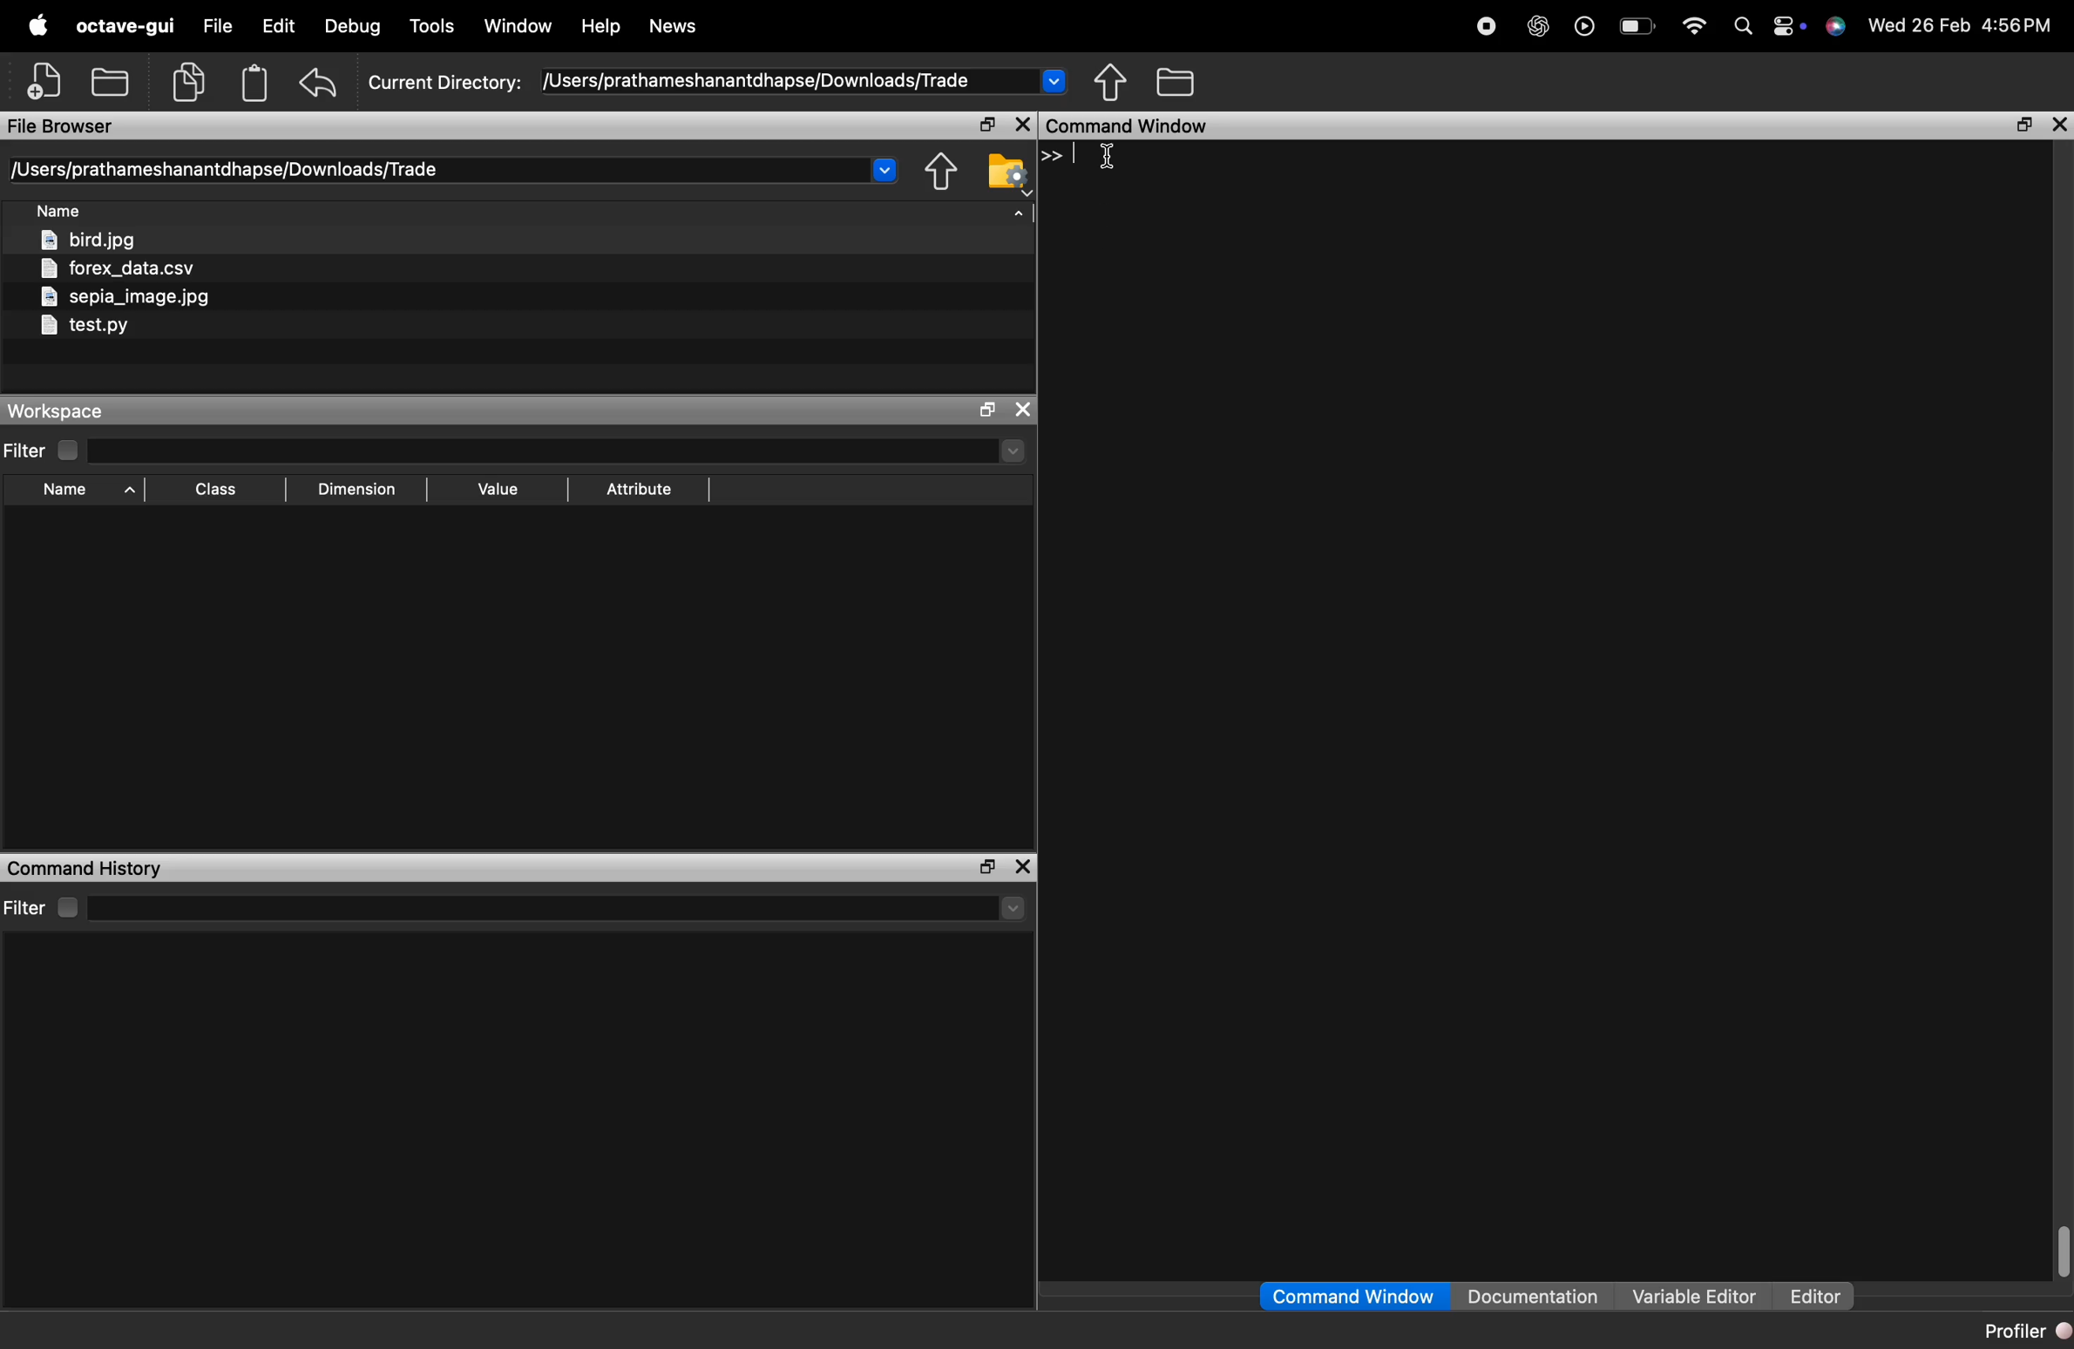 The height and width of the screenshot is (1349, 2074). I want to click on octave-gui, so click(126, 25).